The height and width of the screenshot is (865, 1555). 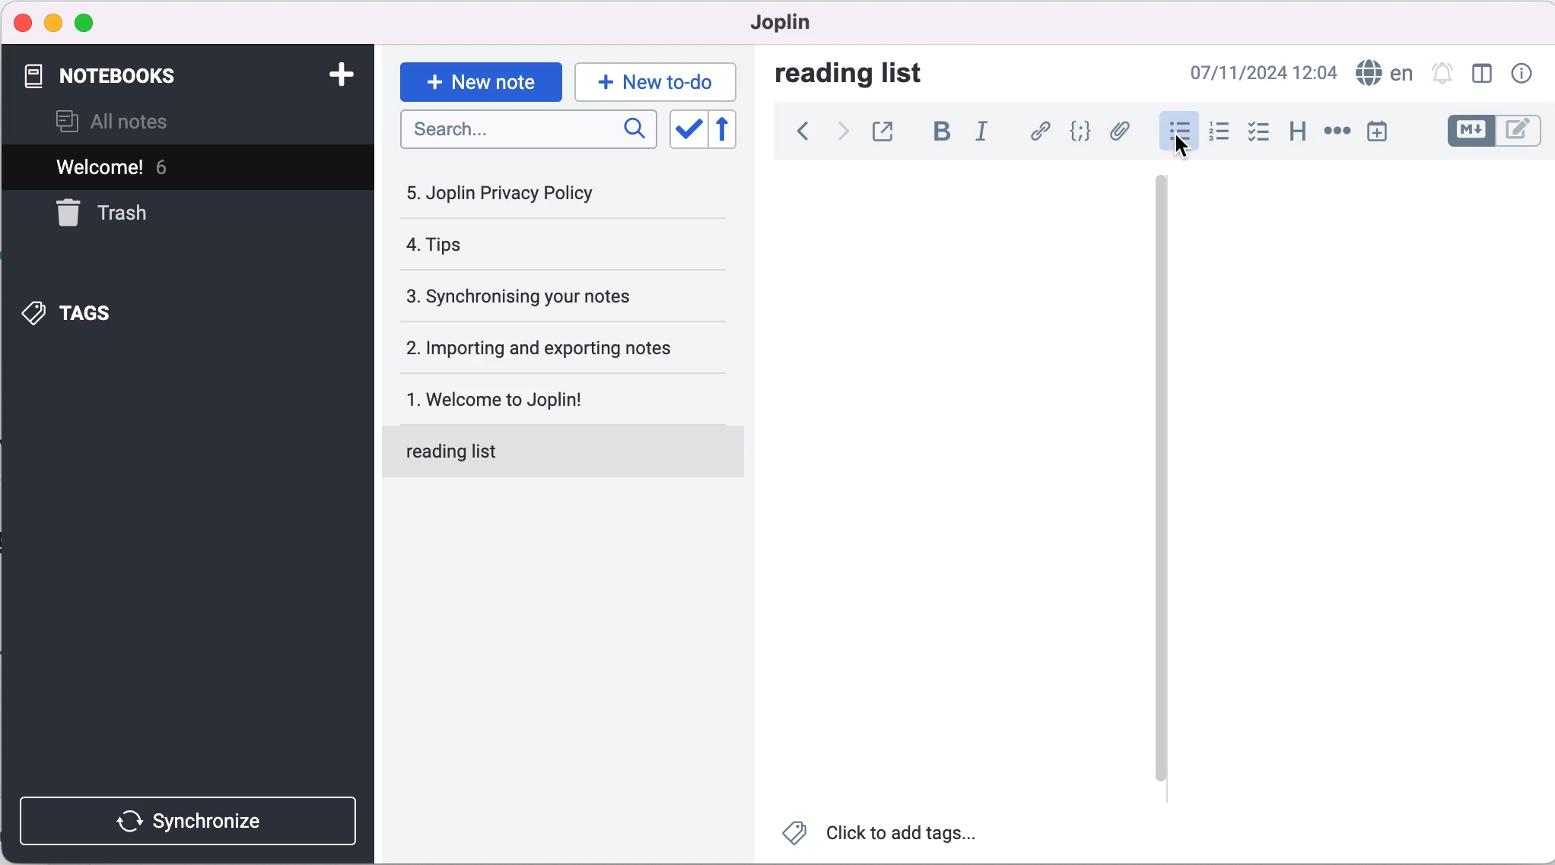 What do you see at coordinates (1121, 133) in the screenshot?
I see `attach file` at bounding box center [1121, 133].